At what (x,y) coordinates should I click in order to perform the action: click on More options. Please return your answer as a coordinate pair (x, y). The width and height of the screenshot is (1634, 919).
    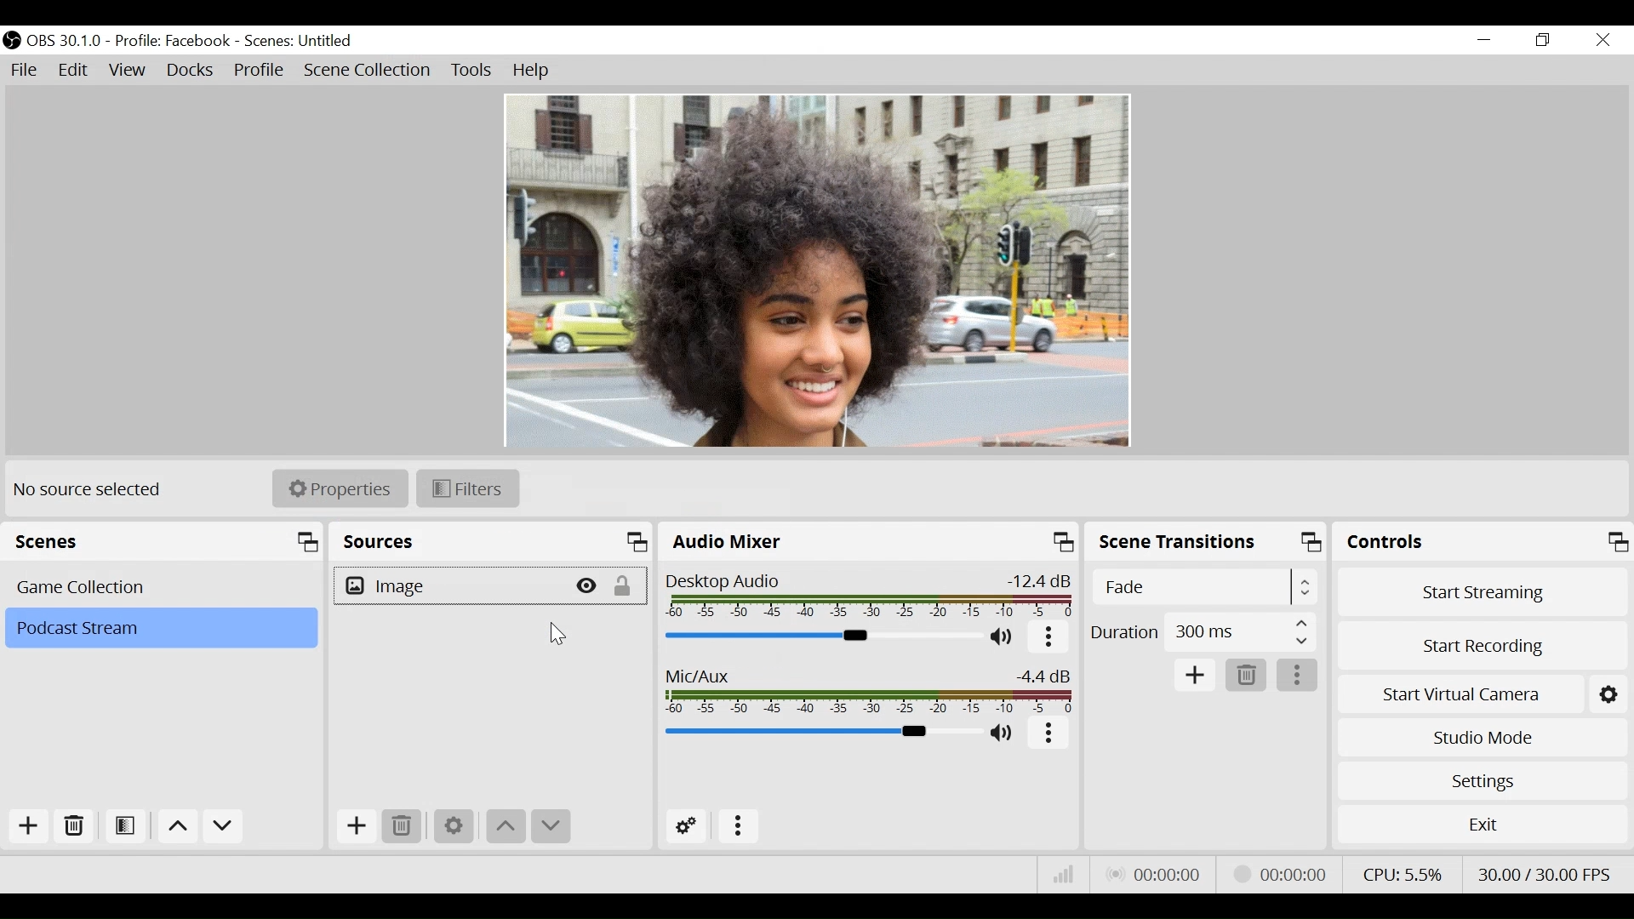
    Looking at the image, I should click on (741, 828).